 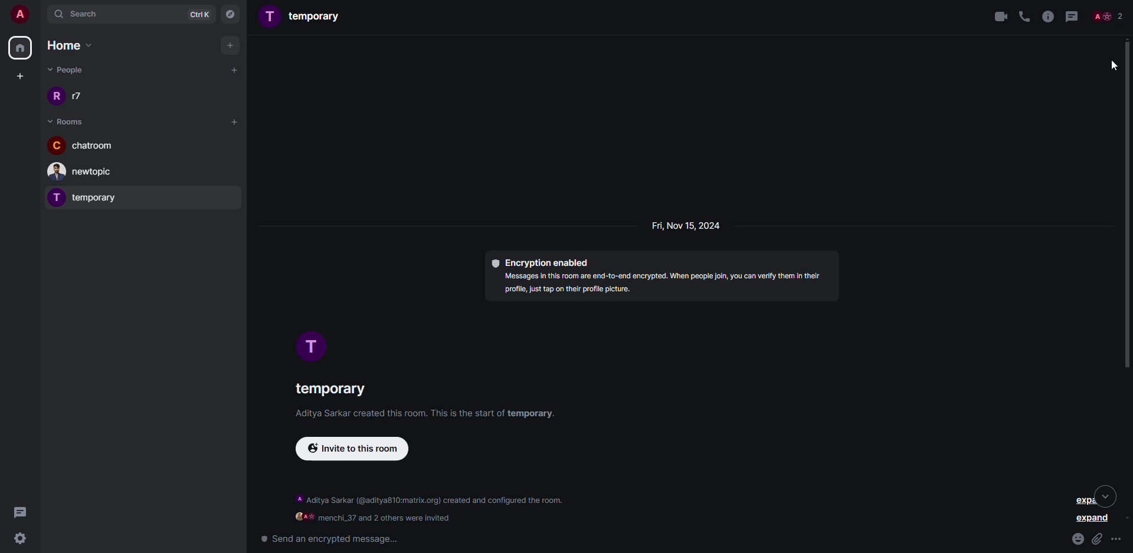 What do you see at coordinates (85, 172) in the screenshot?
I see `newtopic` at bounding box center [85, 172].